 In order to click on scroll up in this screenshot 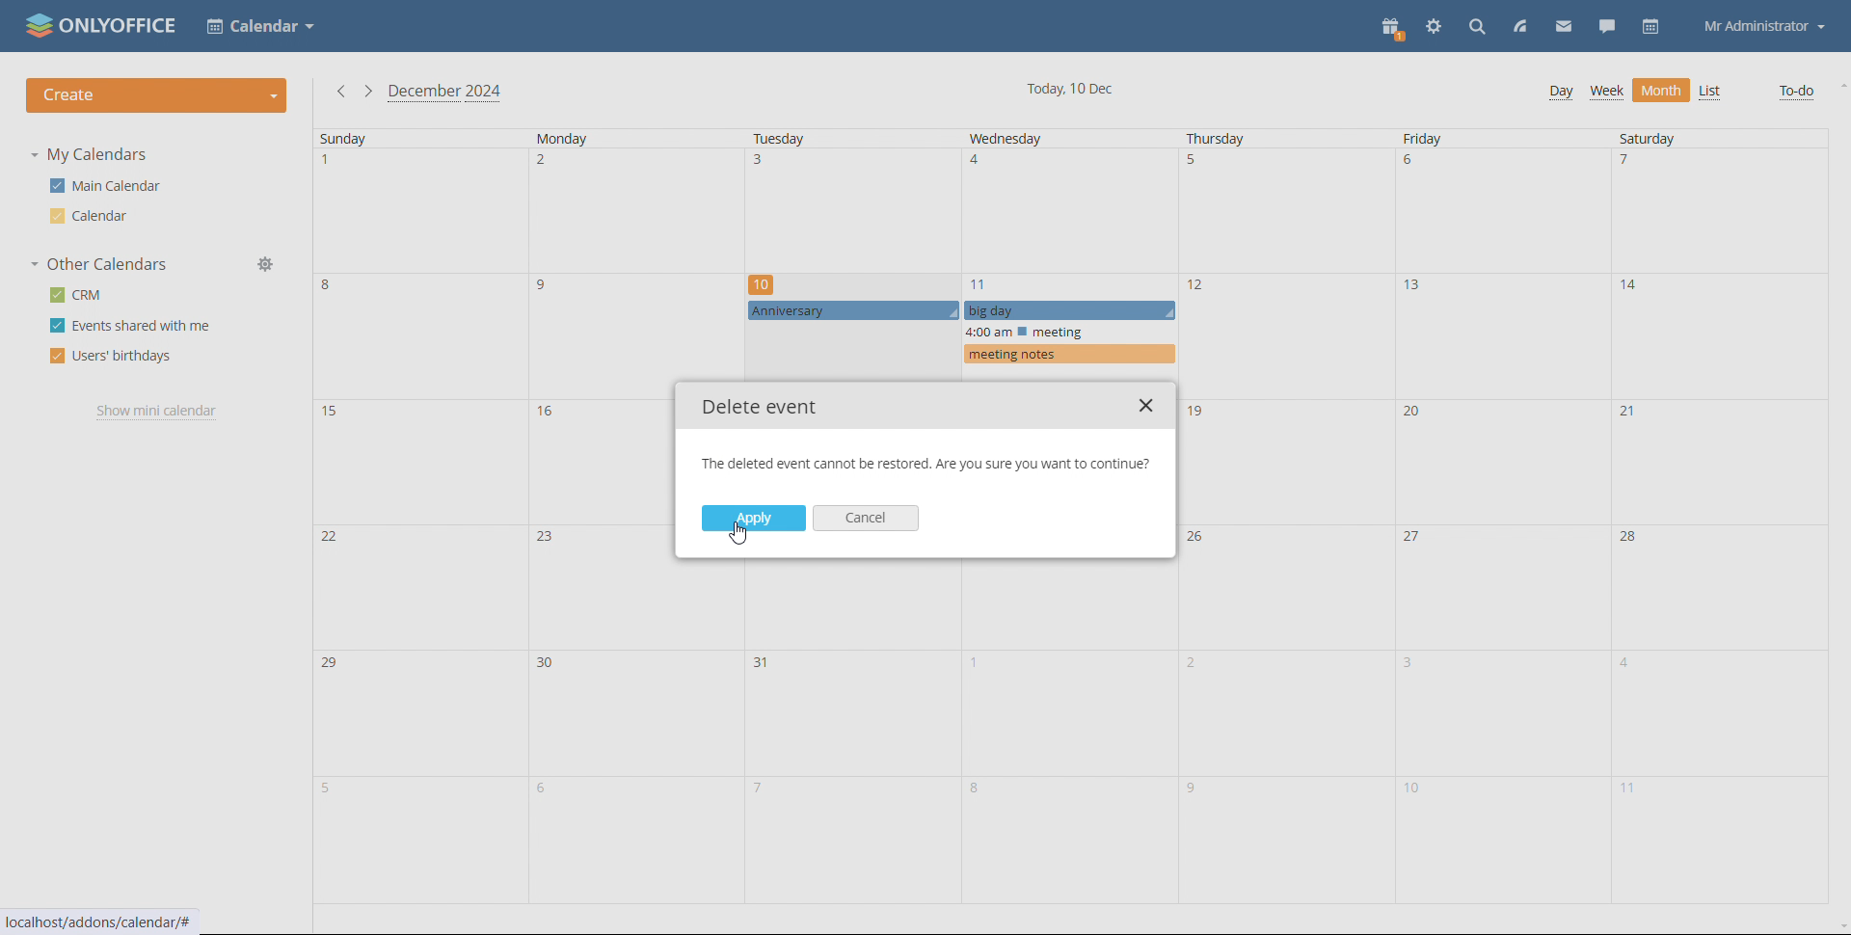, I will do `click(1839, 85)`.